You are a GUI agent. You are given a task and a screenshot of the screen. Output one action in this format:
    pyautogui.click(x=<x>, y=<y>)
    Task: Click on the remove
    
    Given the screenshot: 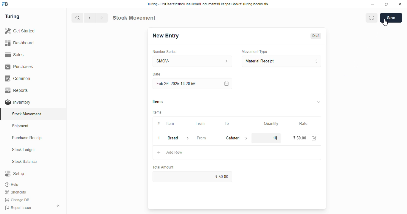 What is the action you would take?
    pyautogui.click(x=159, y=139)
    